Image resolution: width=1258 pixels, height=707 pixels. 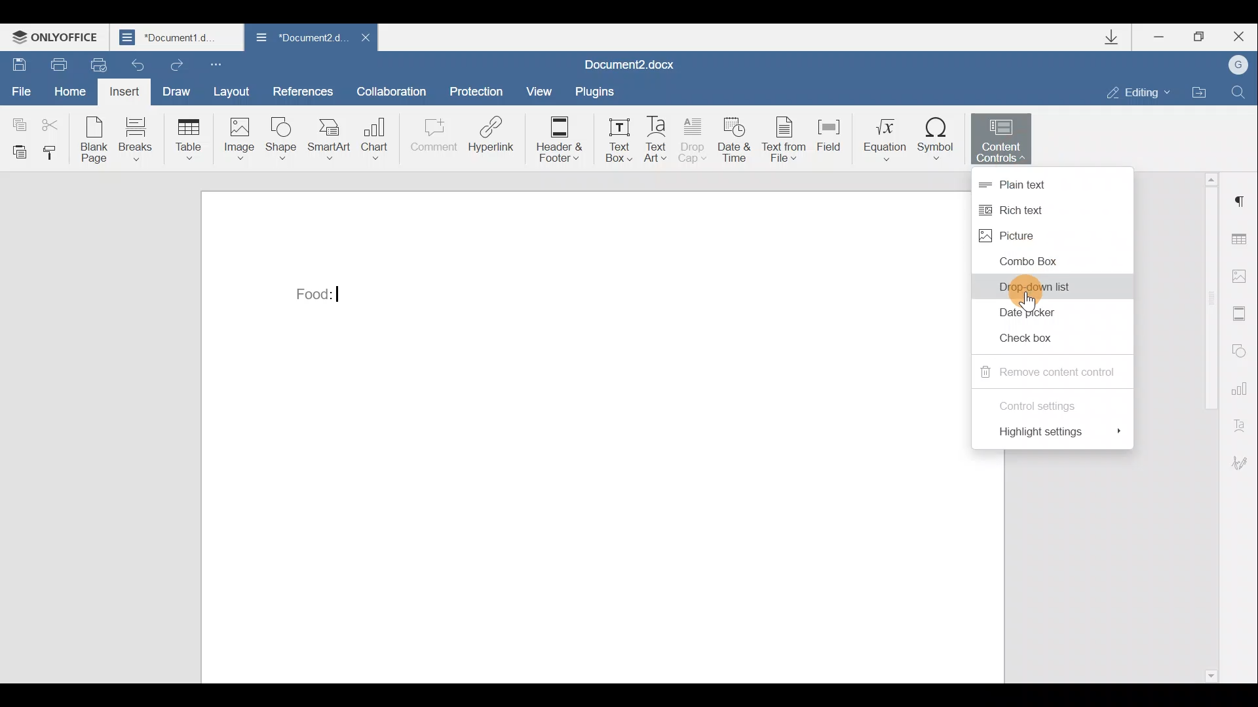 What do you see at coordinates (330, 138) in the screenshot?
I see `SmartArt` at bounding box center [330, 138].